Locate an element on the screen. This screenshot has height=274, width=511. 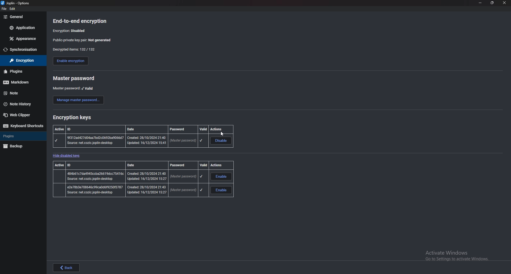
master password is located at coordinates (129, 140).